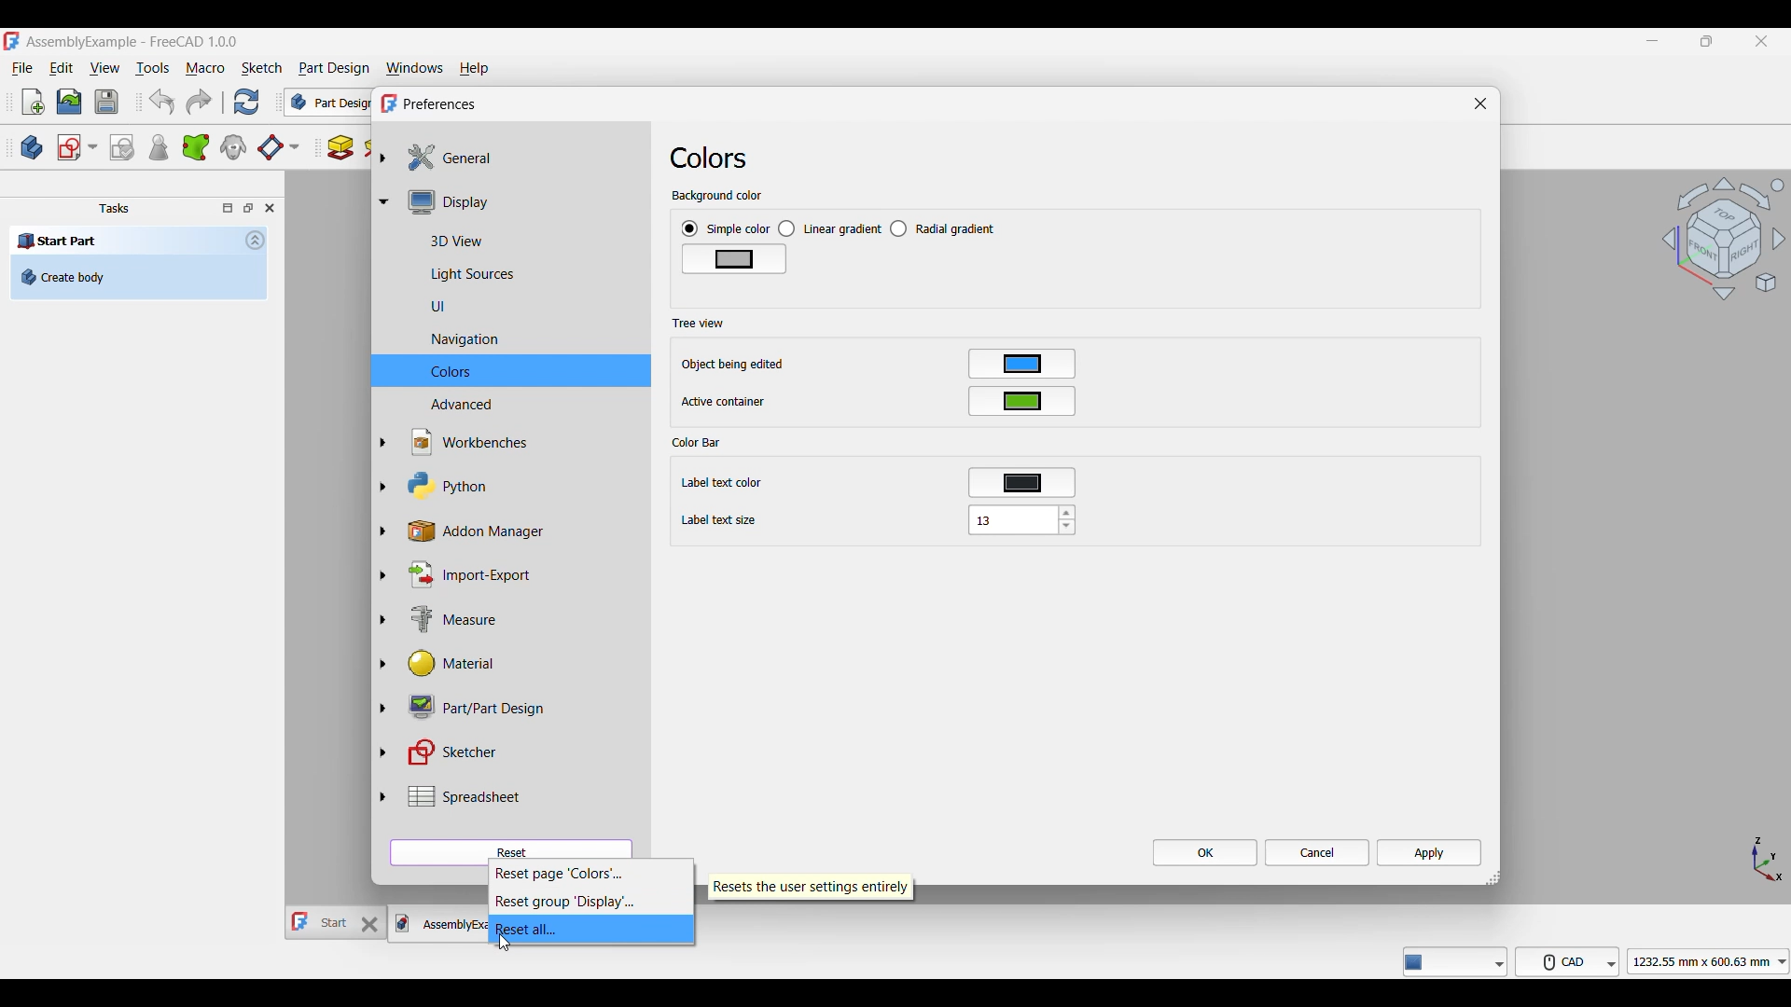 This screenshot has height=1007, width=1791. I want to click on Increase/Decrease label text size, so click(1067, 519).